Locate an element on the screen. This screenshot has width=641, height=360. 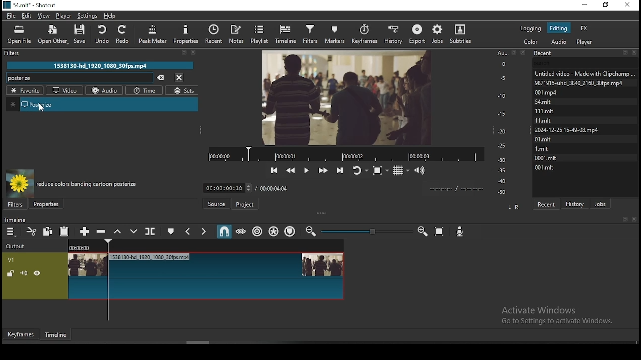
audio is located at coordinates (586, 42).